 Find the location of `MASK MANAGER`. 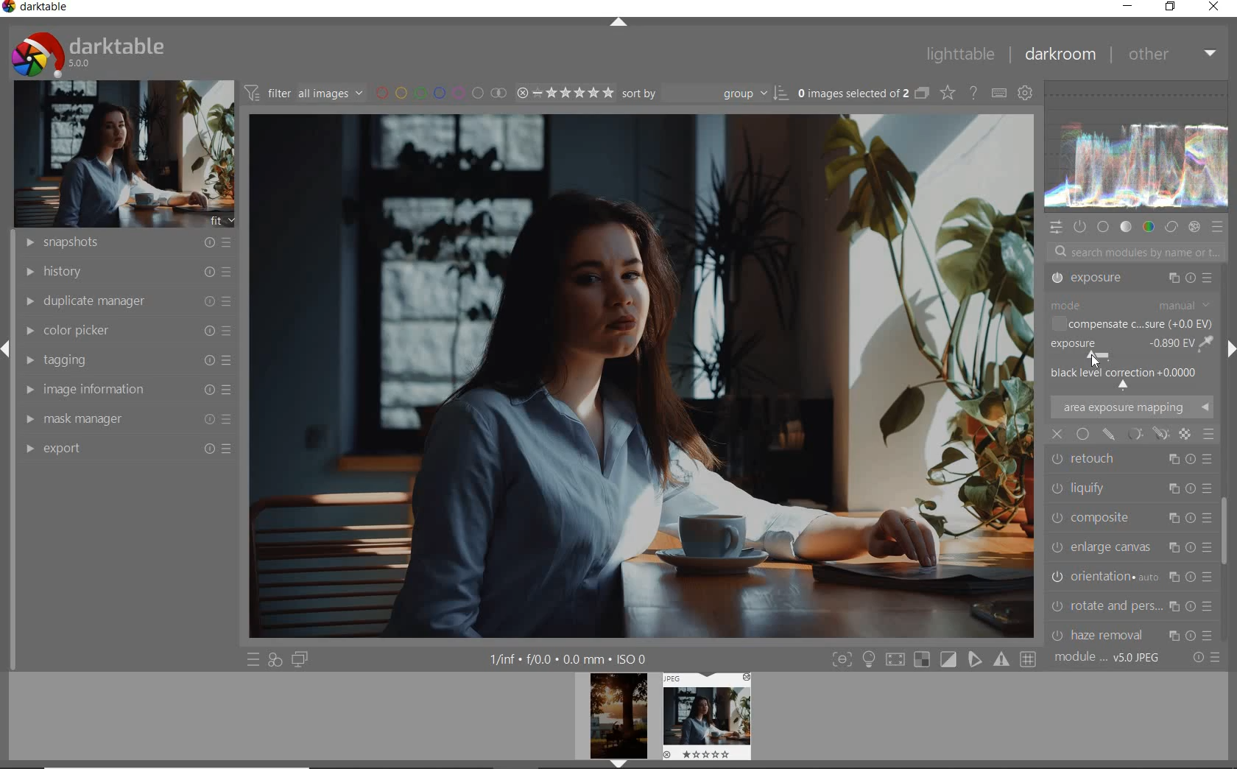

MASK MANAGER is located at coordinates (125, 418).